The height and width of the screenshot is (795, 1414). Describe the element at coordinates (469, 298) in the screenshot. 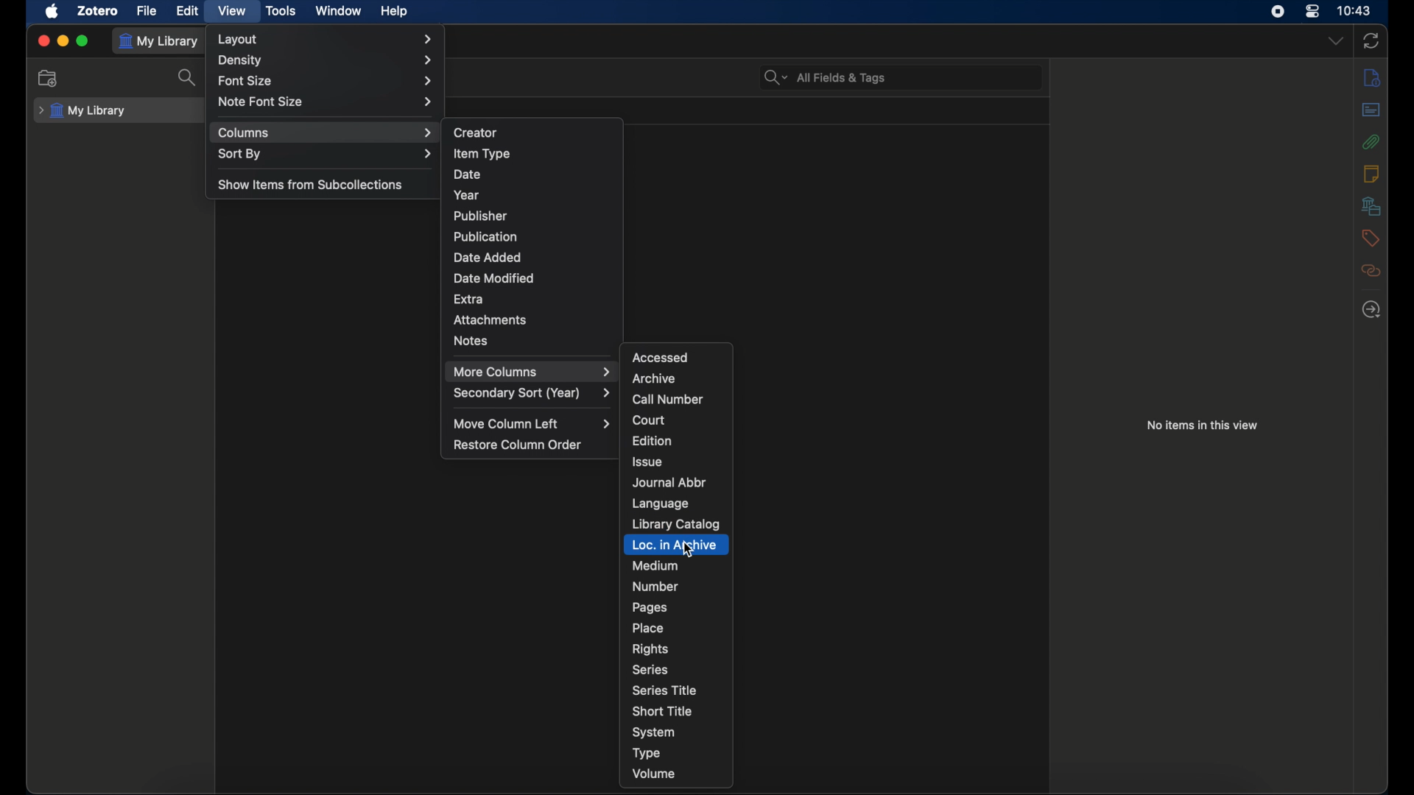

I see `extra` at that location.